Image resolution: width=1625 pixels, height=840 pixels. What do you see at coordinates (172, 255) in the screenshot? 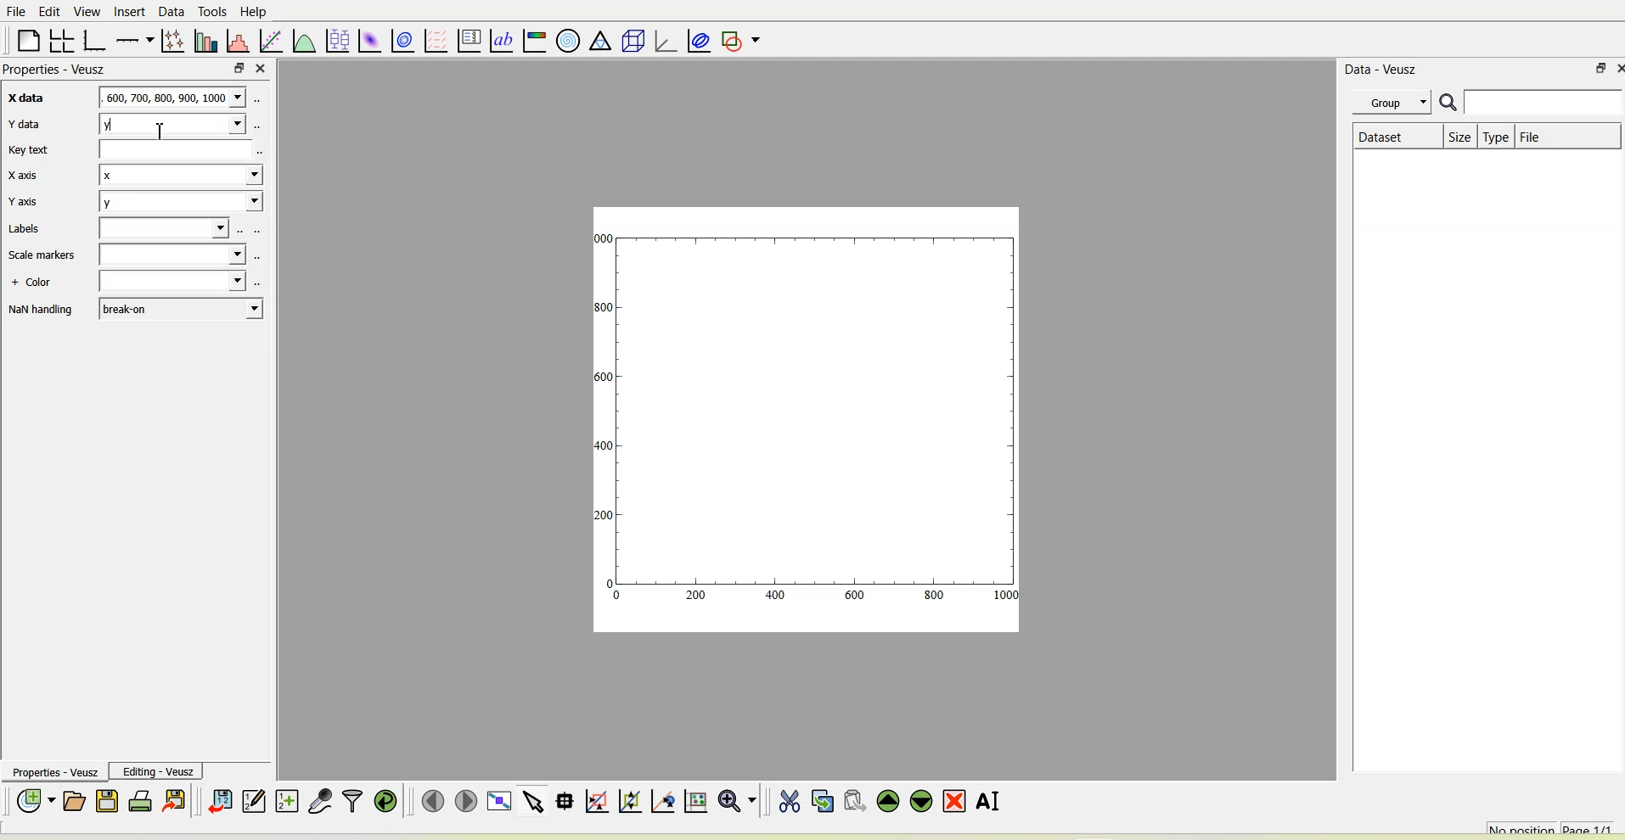
I see `Blank` at bounding box center [172, 255].